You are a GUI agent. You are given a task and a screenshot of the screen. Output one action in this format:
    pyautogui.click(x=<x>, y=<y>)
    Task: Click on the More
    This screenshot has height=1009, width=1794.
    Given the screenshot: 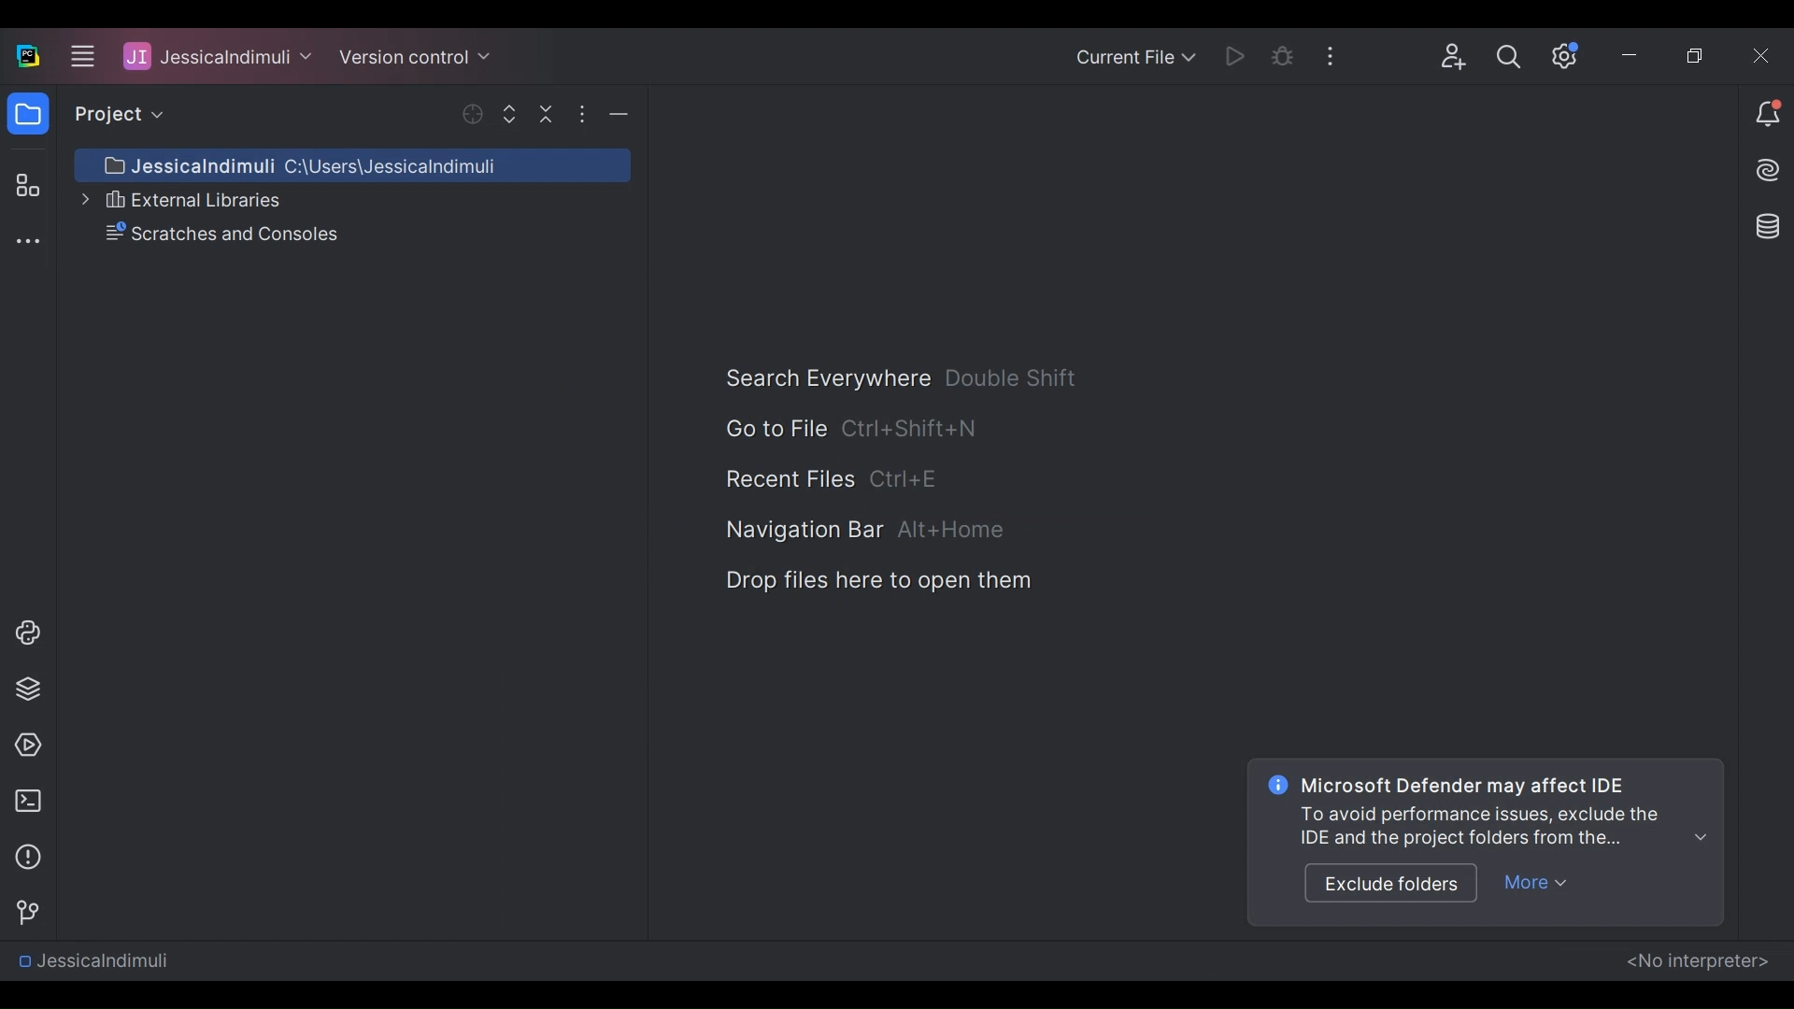 What is the action you would take?
    pyautogui.click(x=1331, y=57)
    